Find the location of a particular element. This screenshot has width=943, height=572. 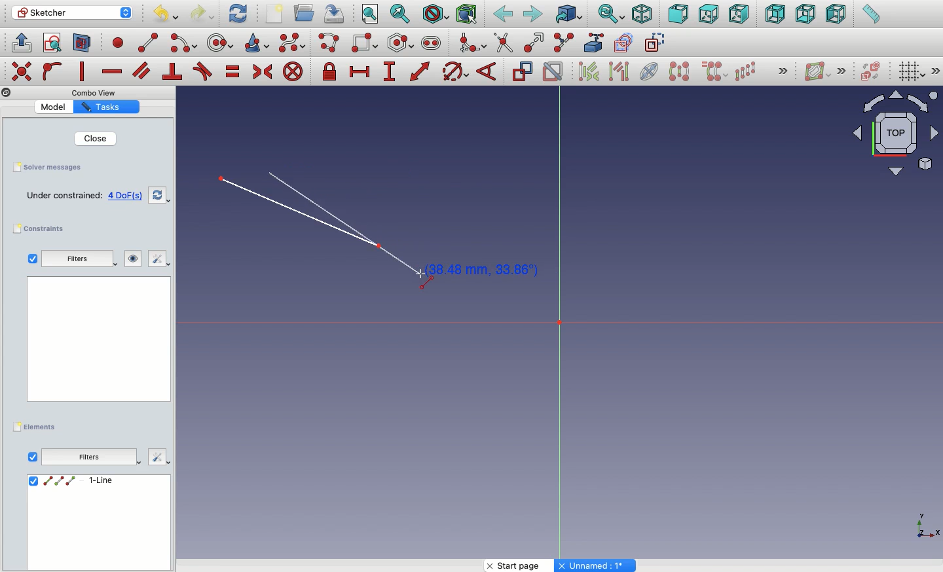

Fit selection is located at coordinates (401, 13).